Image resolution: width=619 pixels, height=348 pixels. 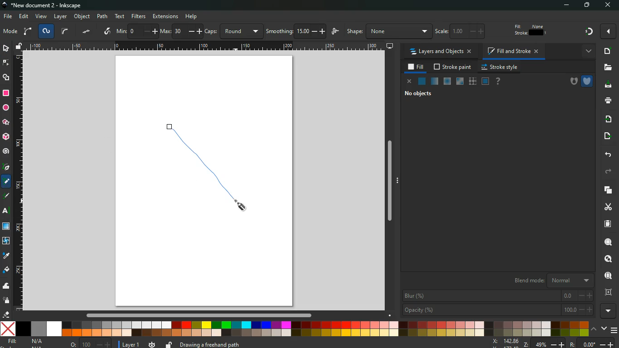 I want to click on drop, so click(x=7, y=257).